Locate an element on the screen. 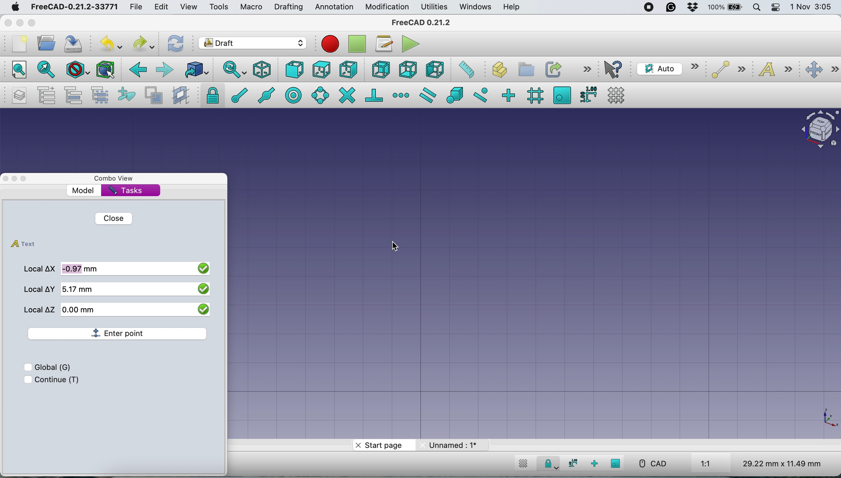 Image resolution: width=841 pixels, height=478 pixels. snap ortho is located at coordinates (509, 95).